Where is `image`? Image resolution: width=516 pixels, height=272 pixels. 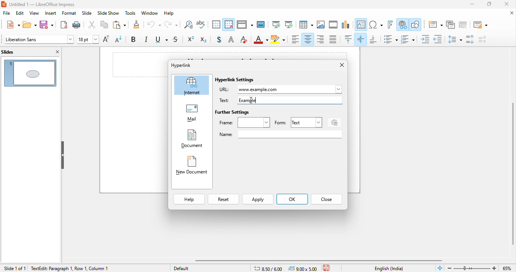 image is located at coordinates (321, 25).